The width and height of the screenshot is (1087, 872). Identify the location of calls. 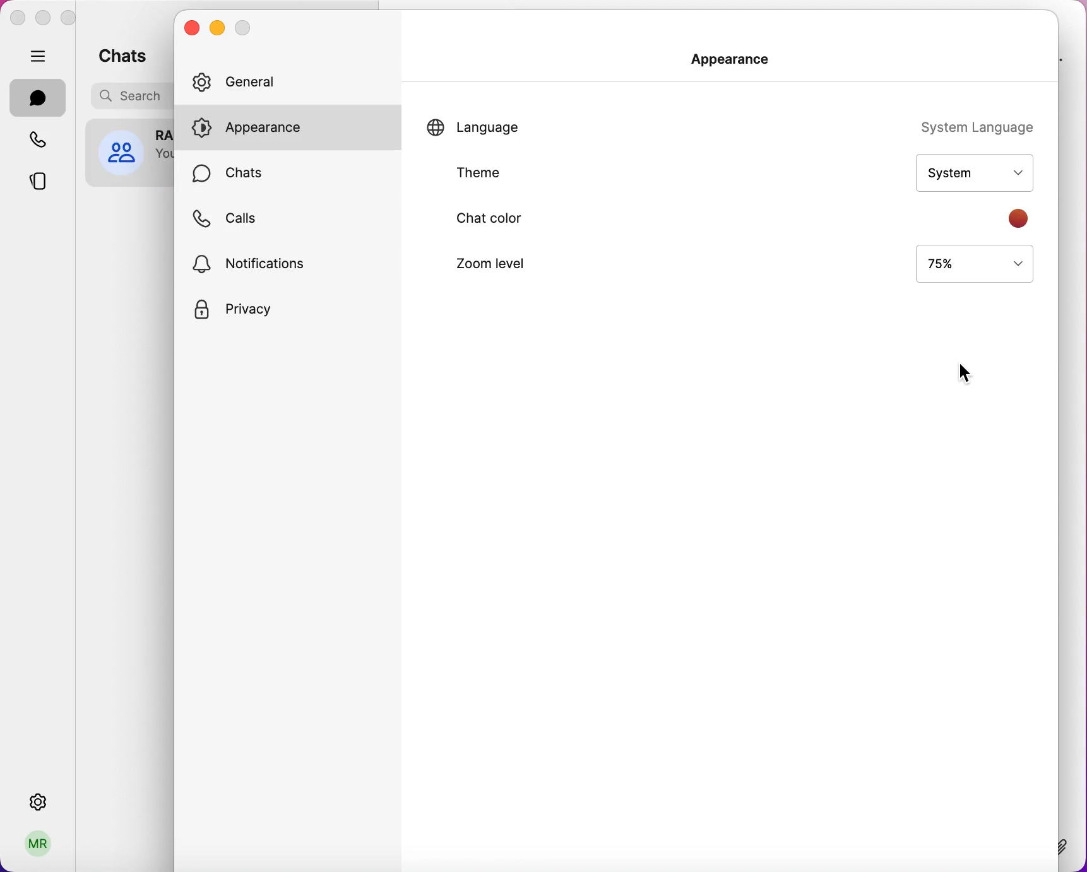
(40, 141).